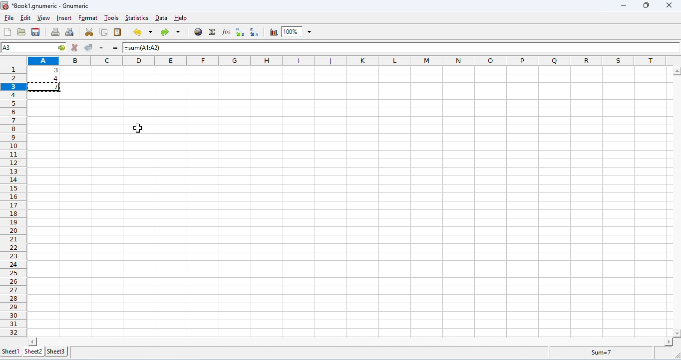 This screenshot has height=360, width=681. Describe the element at coordinates (255, 33) in the screenshot. I see `sort descending` at that location.